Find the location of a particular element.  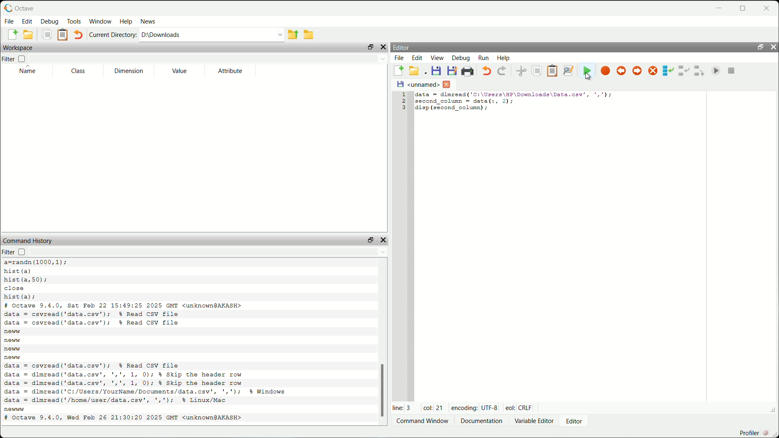

code to read csv is located at coordinates (172, 383).